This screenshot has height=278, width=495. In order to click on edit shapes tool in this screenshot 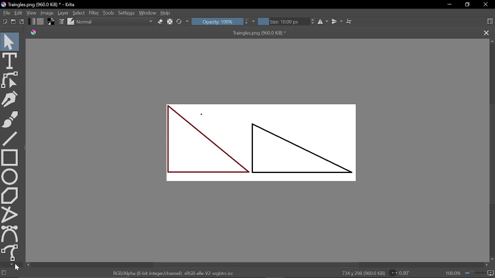, I will do `click(10, 80)`.